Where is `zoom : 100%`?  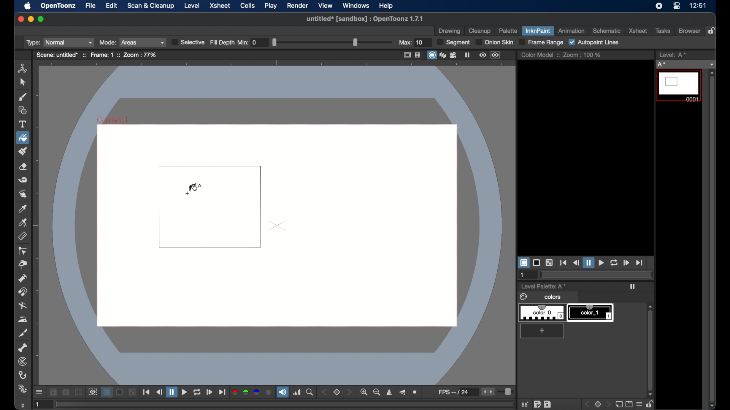
zoom : 100% is located at coordinates (582, 55).